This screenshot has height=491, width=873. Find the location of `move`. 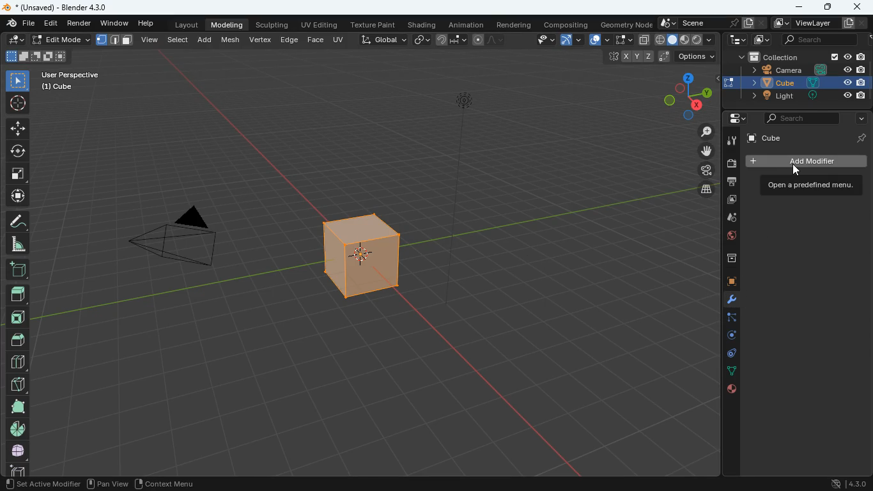

move is located at coordinates (704, 152).